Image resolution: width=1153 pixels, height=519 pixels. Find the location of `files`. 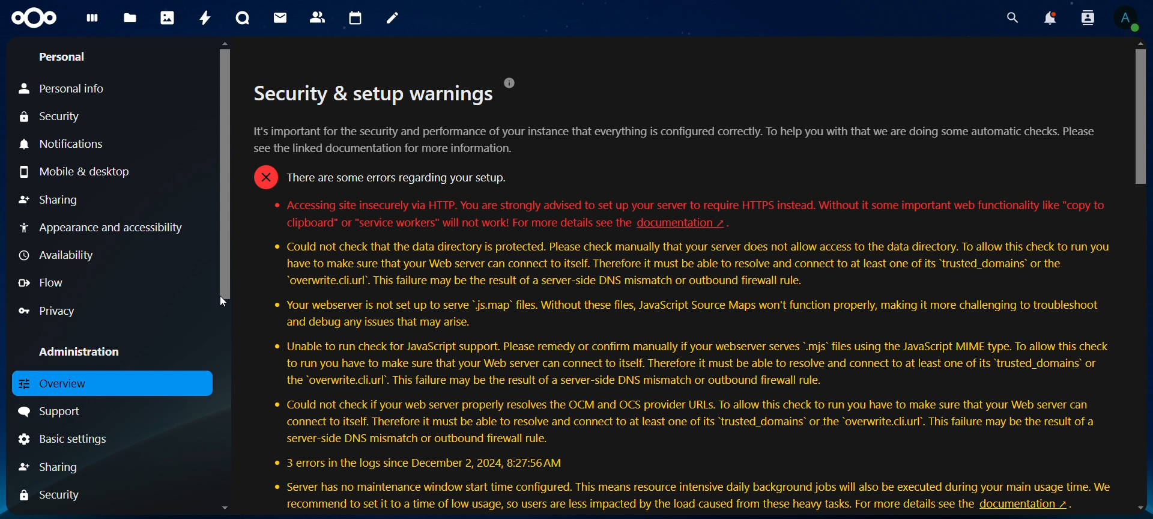

files is located at coordinates (130, 19).